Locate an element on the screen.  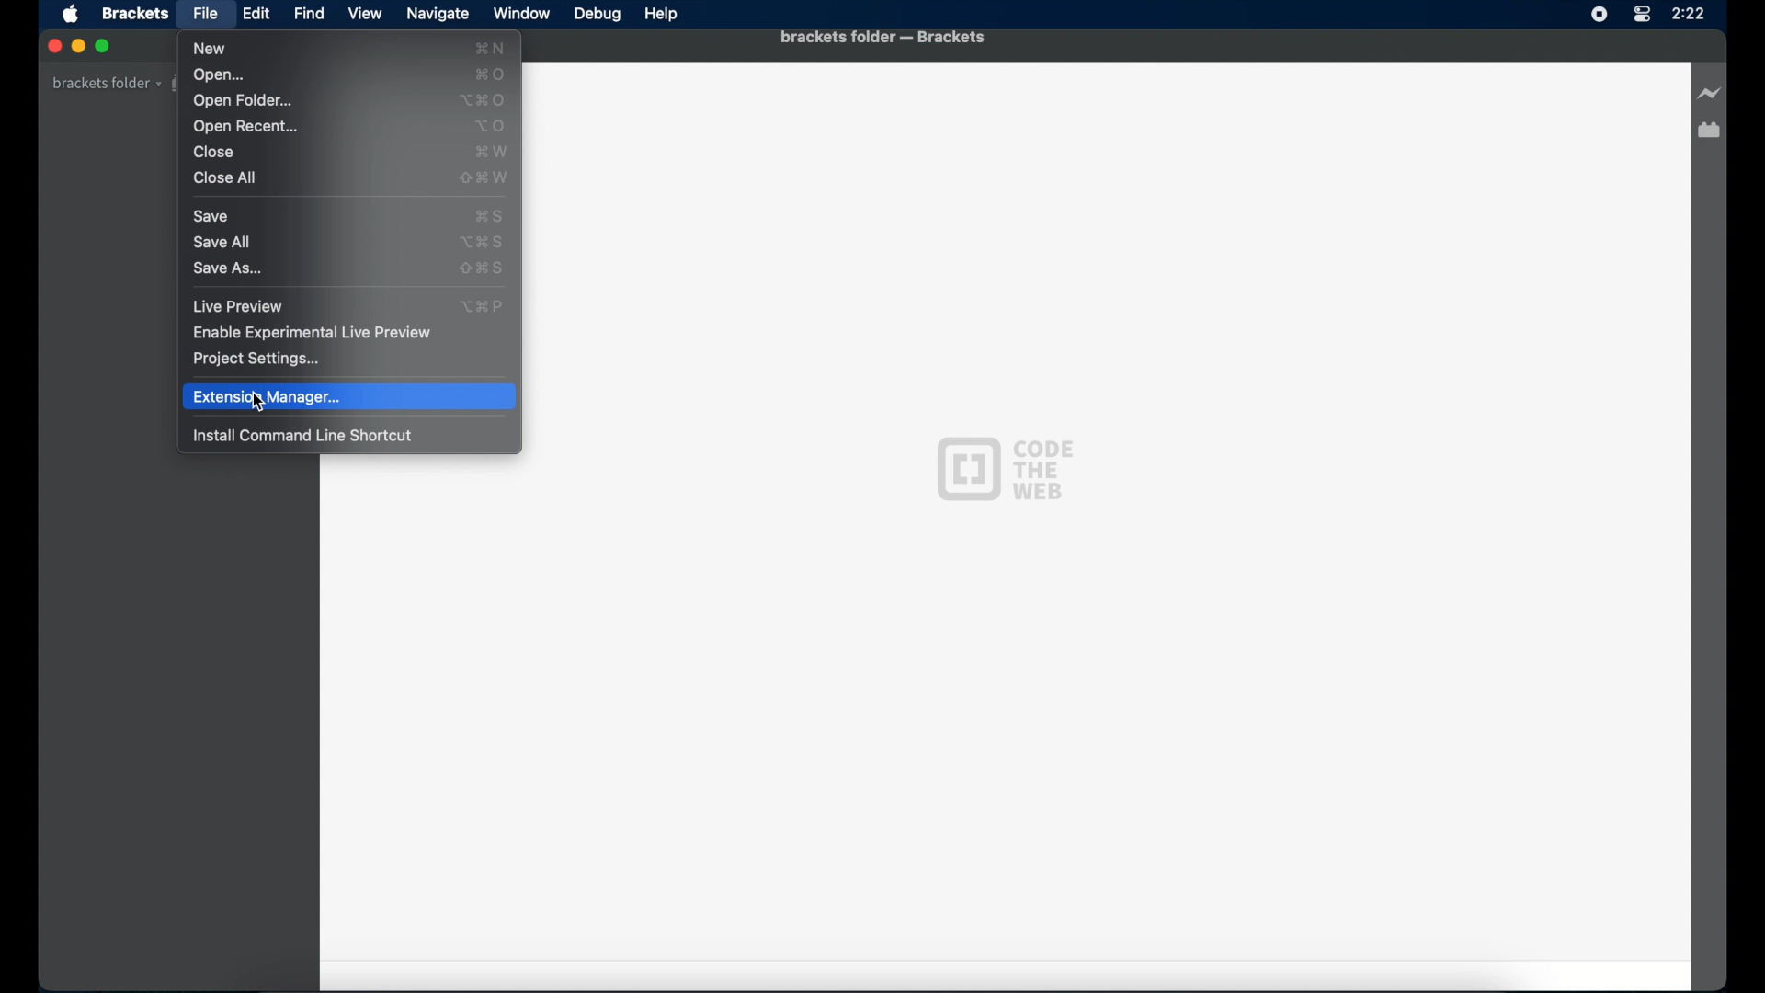
close shortcut is located at coordinates (492, 152).